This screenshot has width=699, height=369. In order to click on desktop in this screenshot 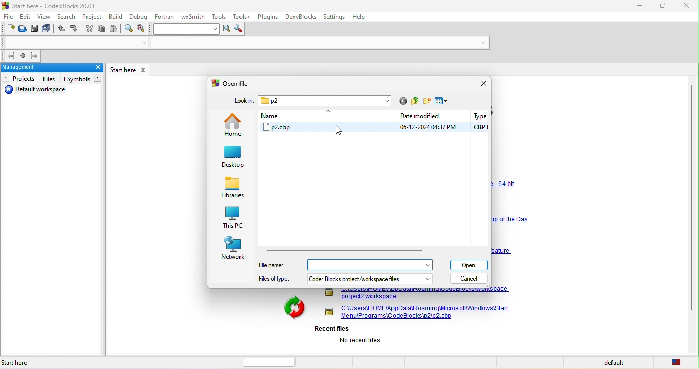, I will do `click(235, 158)`.